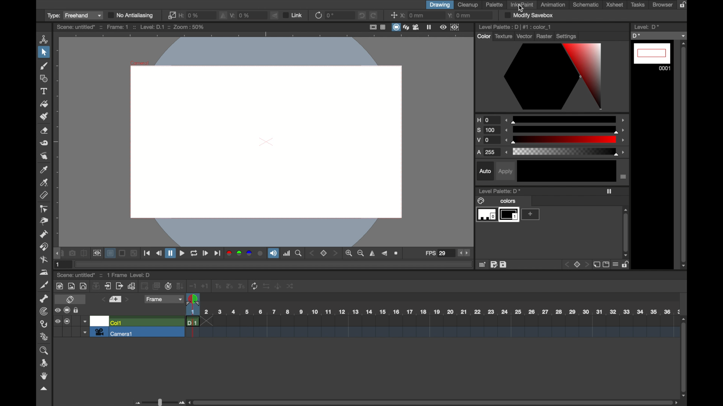 This screenshot has height=406, width=723. I want to click on back, so click(144, 286).